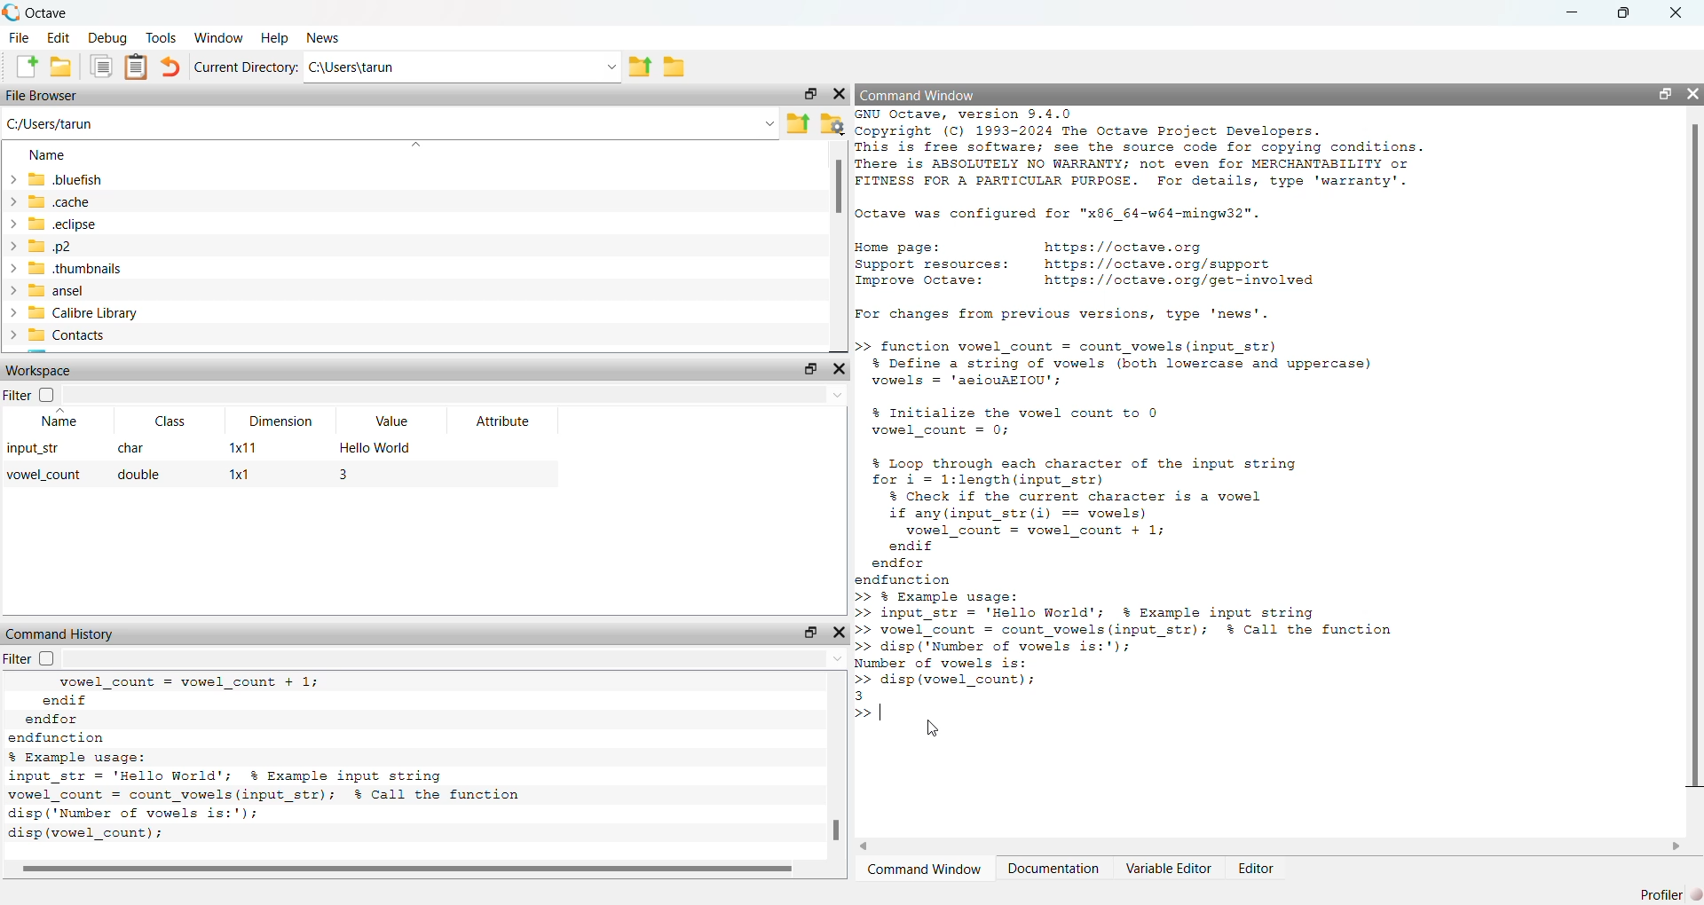 Image resolution: width=1704 pixels, height=905 pixels. What do you see at coordinates (1270, 846) in the screenshot?
I see `horizontal scroll bar` at bounding box center [1270, 846].